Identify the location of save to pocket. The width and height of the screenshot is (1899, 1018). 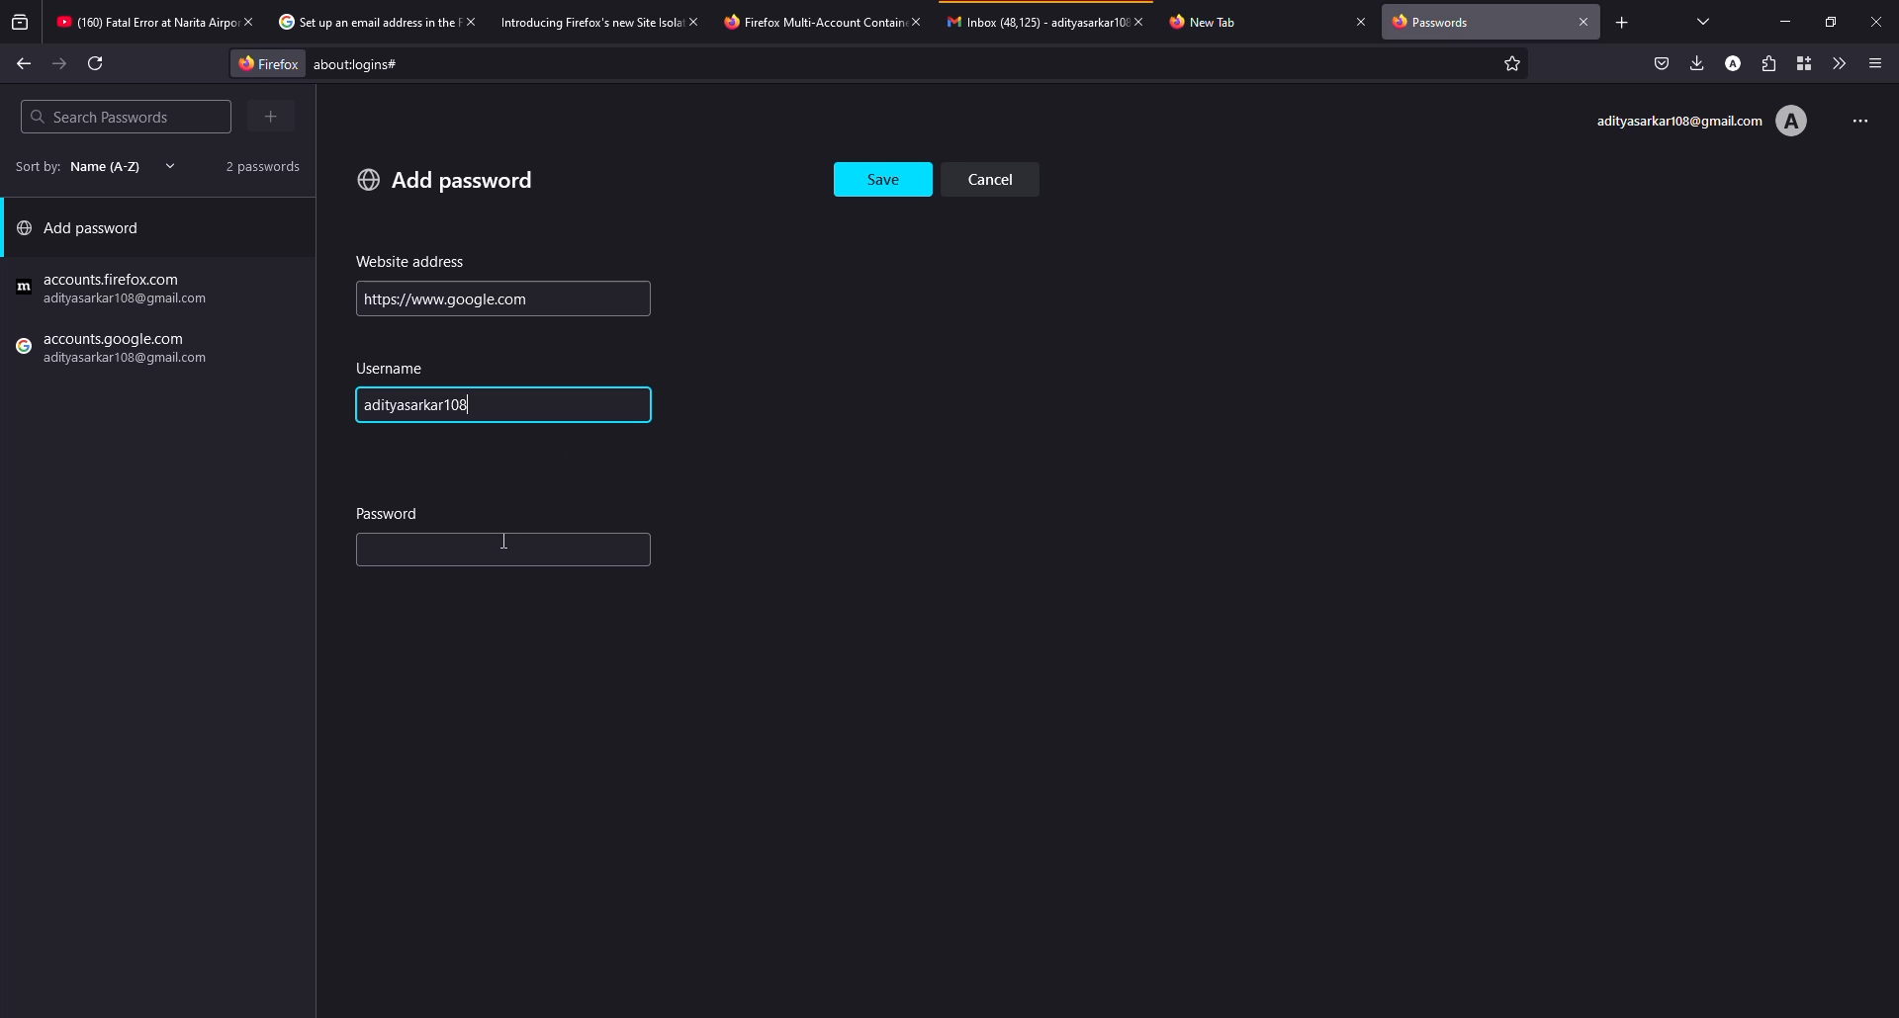
(1662, 63).